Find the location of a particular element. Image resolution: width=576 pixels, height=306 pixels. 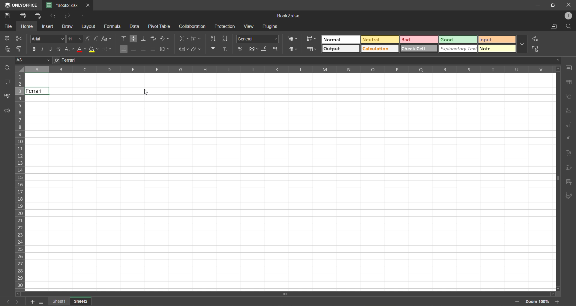

neutral is located at coordinates (378, 40).